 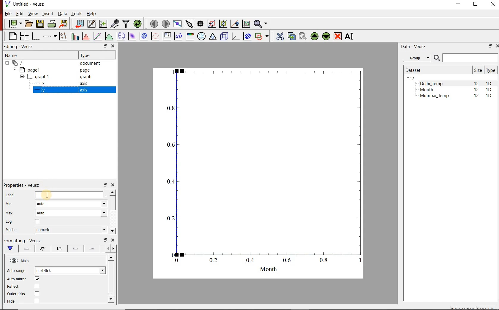 I want to click on save the document, so click(x=40, y=24).